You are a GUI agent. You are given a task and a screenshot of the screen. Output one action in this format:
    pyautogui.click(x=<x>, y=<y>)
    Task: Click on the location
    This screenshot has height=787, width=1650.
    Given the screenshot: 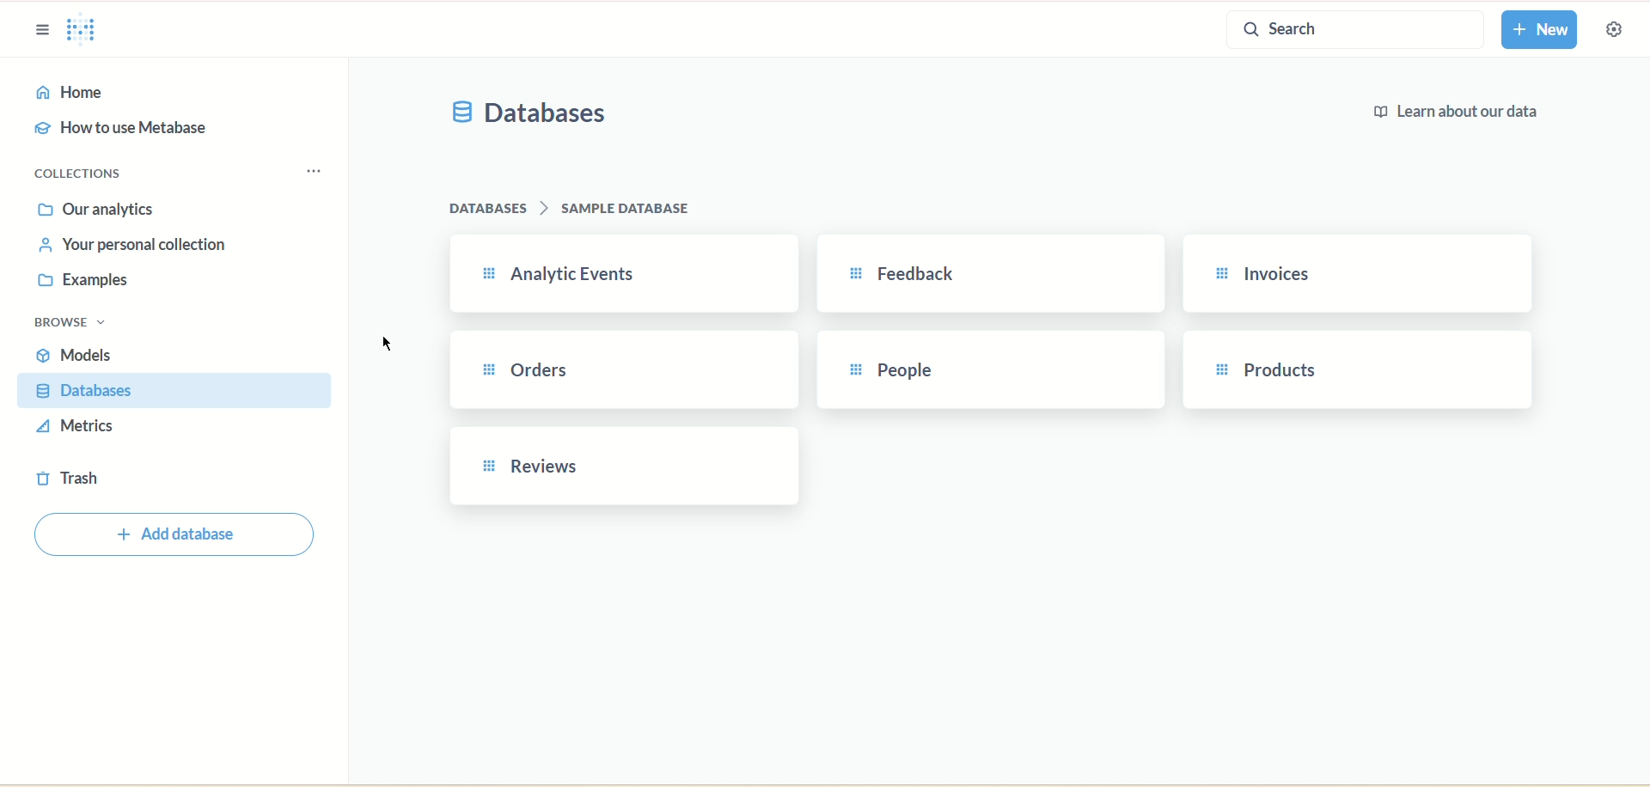 What is the action you would take?
    pyautogui.click(x=570, y=209)
    